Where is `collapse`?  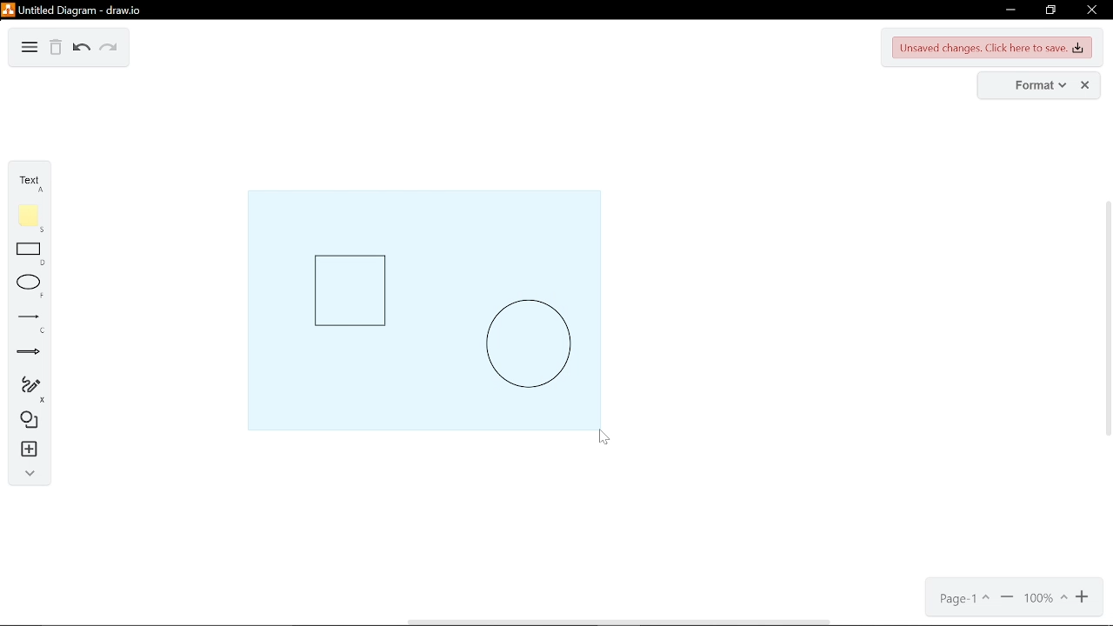
collapse is located at coordinates (24, 473).